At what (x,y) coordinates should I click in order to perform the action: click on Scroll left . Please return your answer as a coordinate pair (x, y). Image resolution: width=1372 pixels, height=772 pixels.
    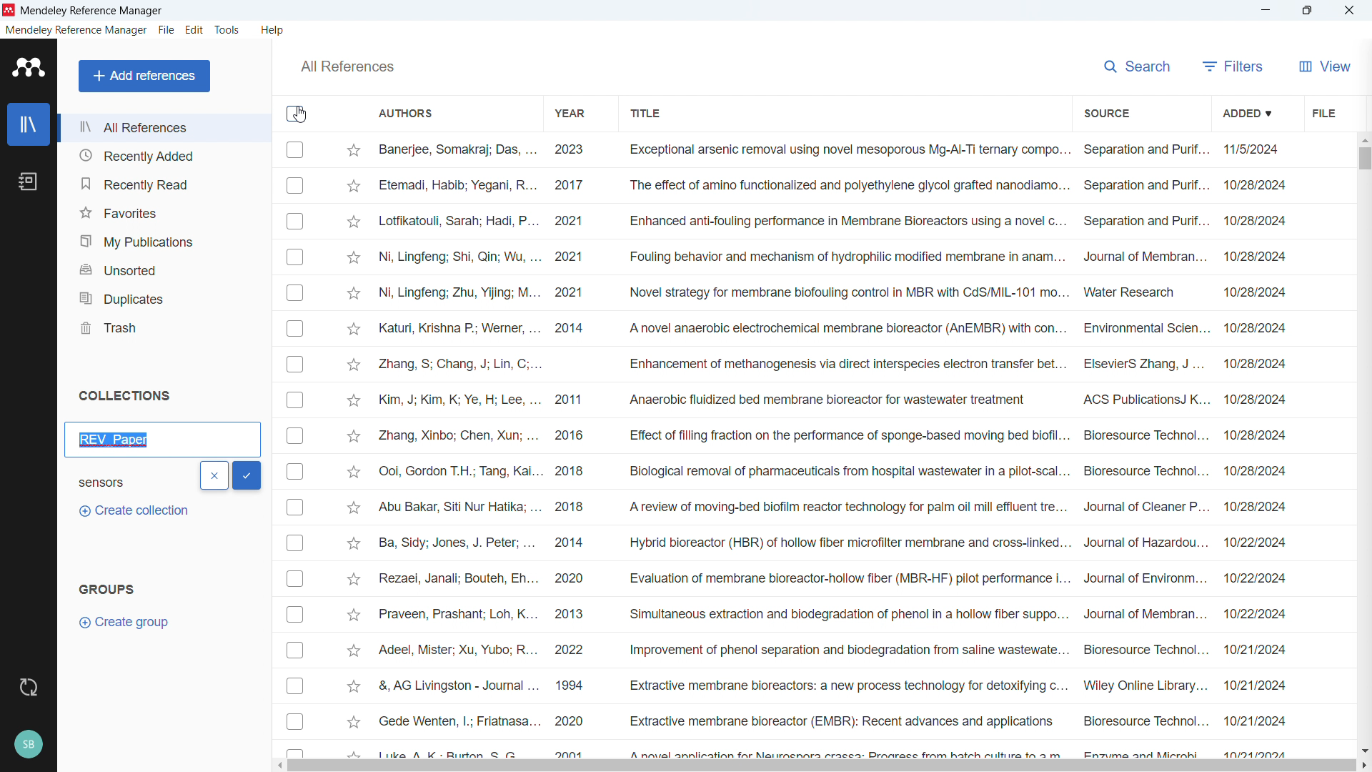
    Looking at the image, I should click on (282, 766).